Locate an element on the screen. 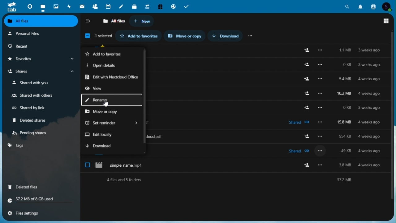 Image resolution: width=396 pixels, height=223 pixels. download 49Kb 4 weeks ago is located at coordinates (234, 148).